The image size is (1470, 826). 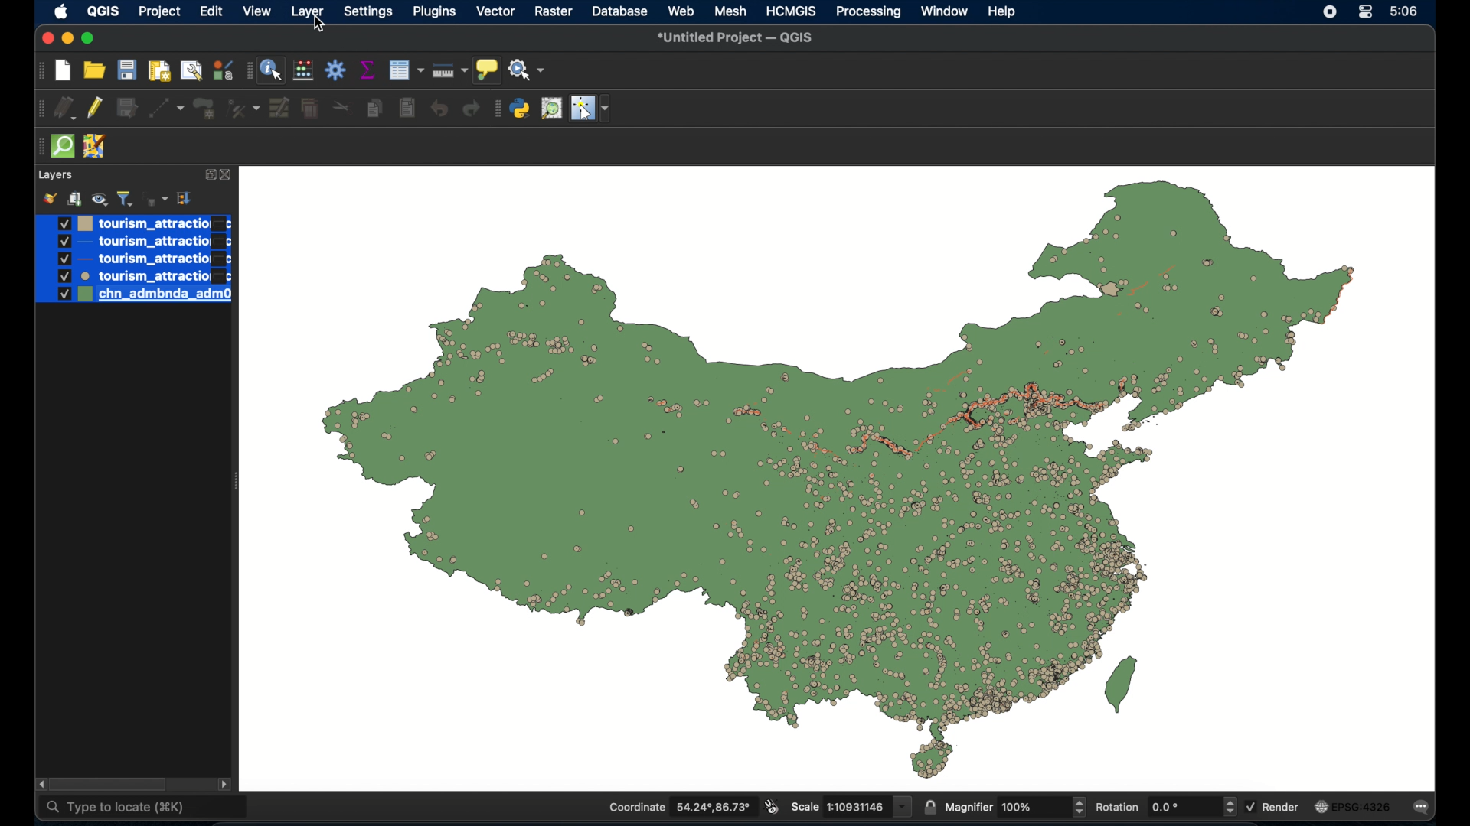 I want to click on apple icon, so click(x=61, y=12).